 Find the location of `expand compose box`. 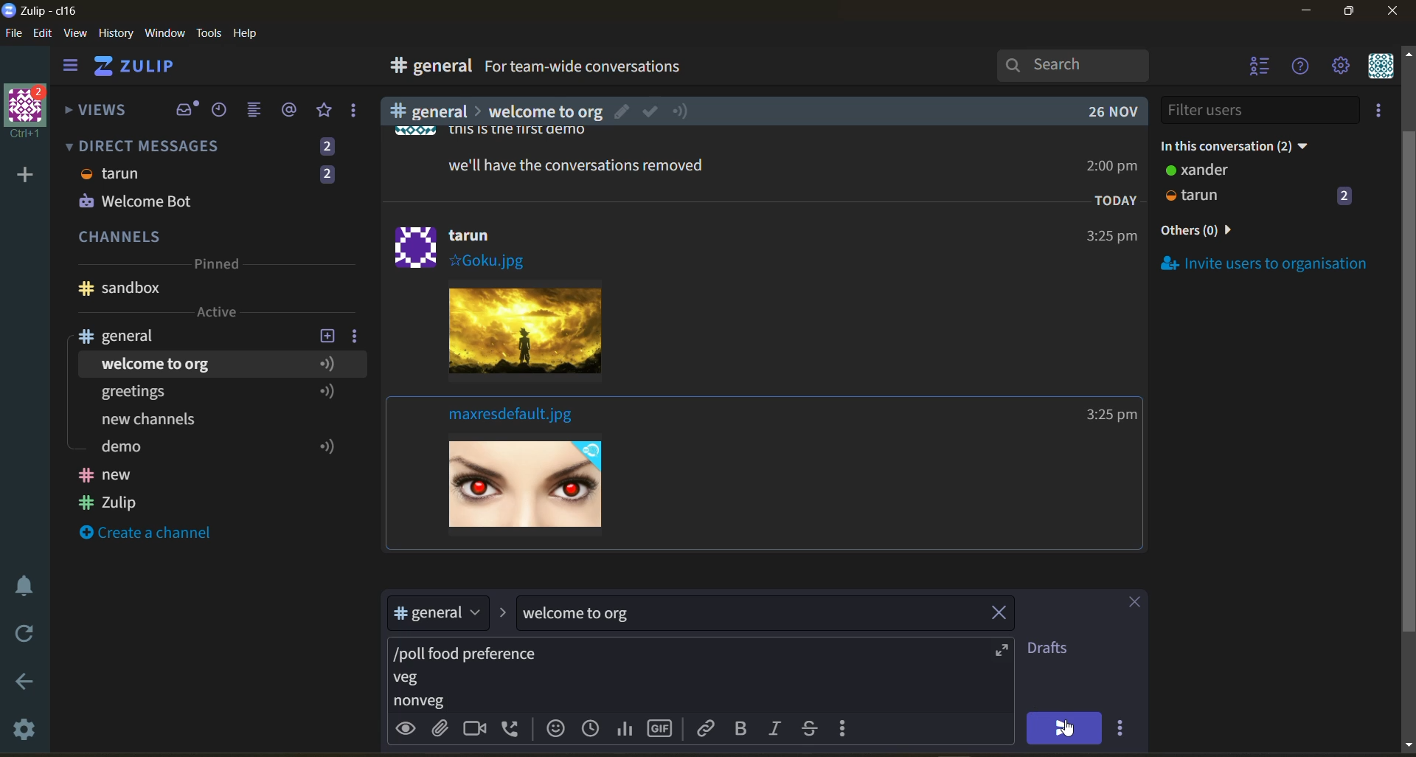

expand compose box is located at coordinates (1002, 651).